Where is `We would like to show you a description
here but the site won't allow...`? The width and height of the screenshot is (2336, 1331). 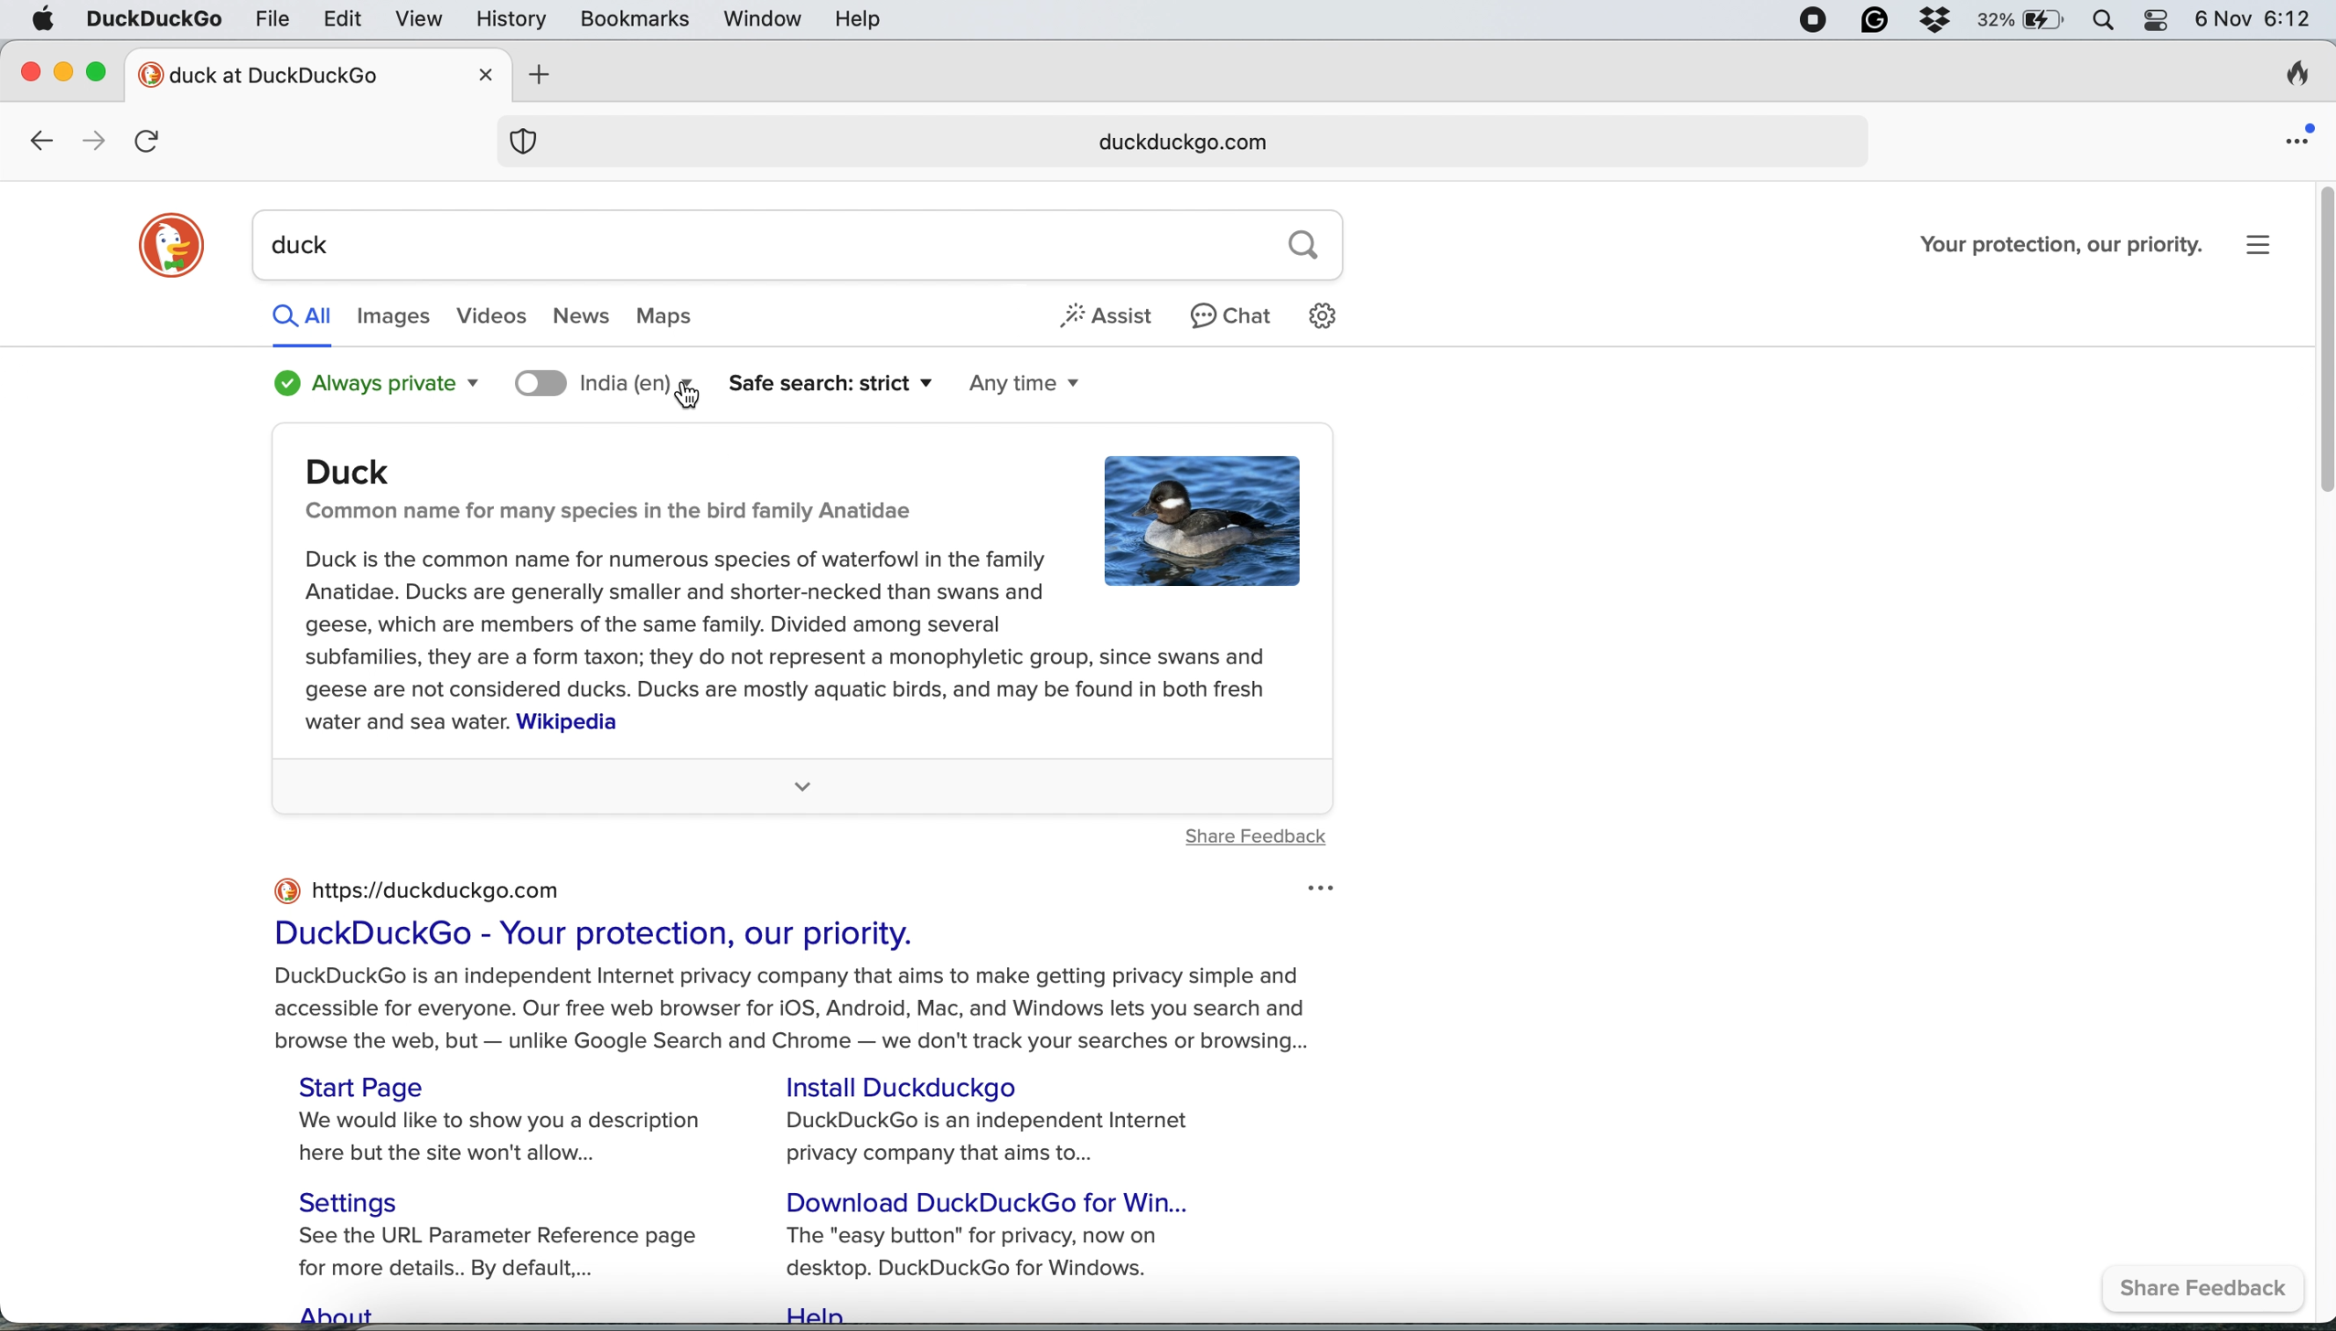
We would like to show you a description
here but the site won't allow... is located at coordinates (509, 1140).